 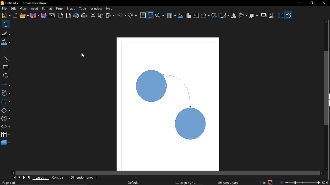 What do you see at coordinates (205, 16) in the screenshot?
I see `Insert symbol` at bounding box center [205, 16].